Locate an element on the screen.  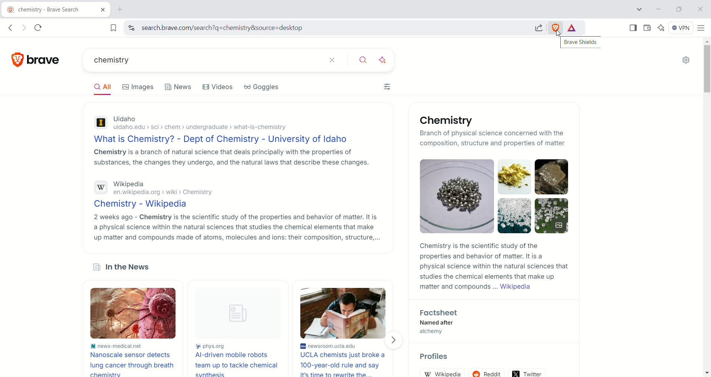
images is located at coordinates (139, 86).